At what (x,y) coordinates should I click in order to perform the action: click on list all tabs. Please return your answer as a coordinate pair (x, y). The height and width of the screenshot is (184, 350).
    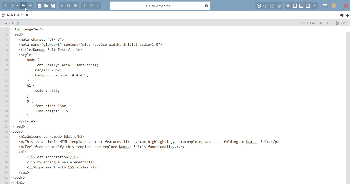
    Looking at the image, I should click on (342, 16).